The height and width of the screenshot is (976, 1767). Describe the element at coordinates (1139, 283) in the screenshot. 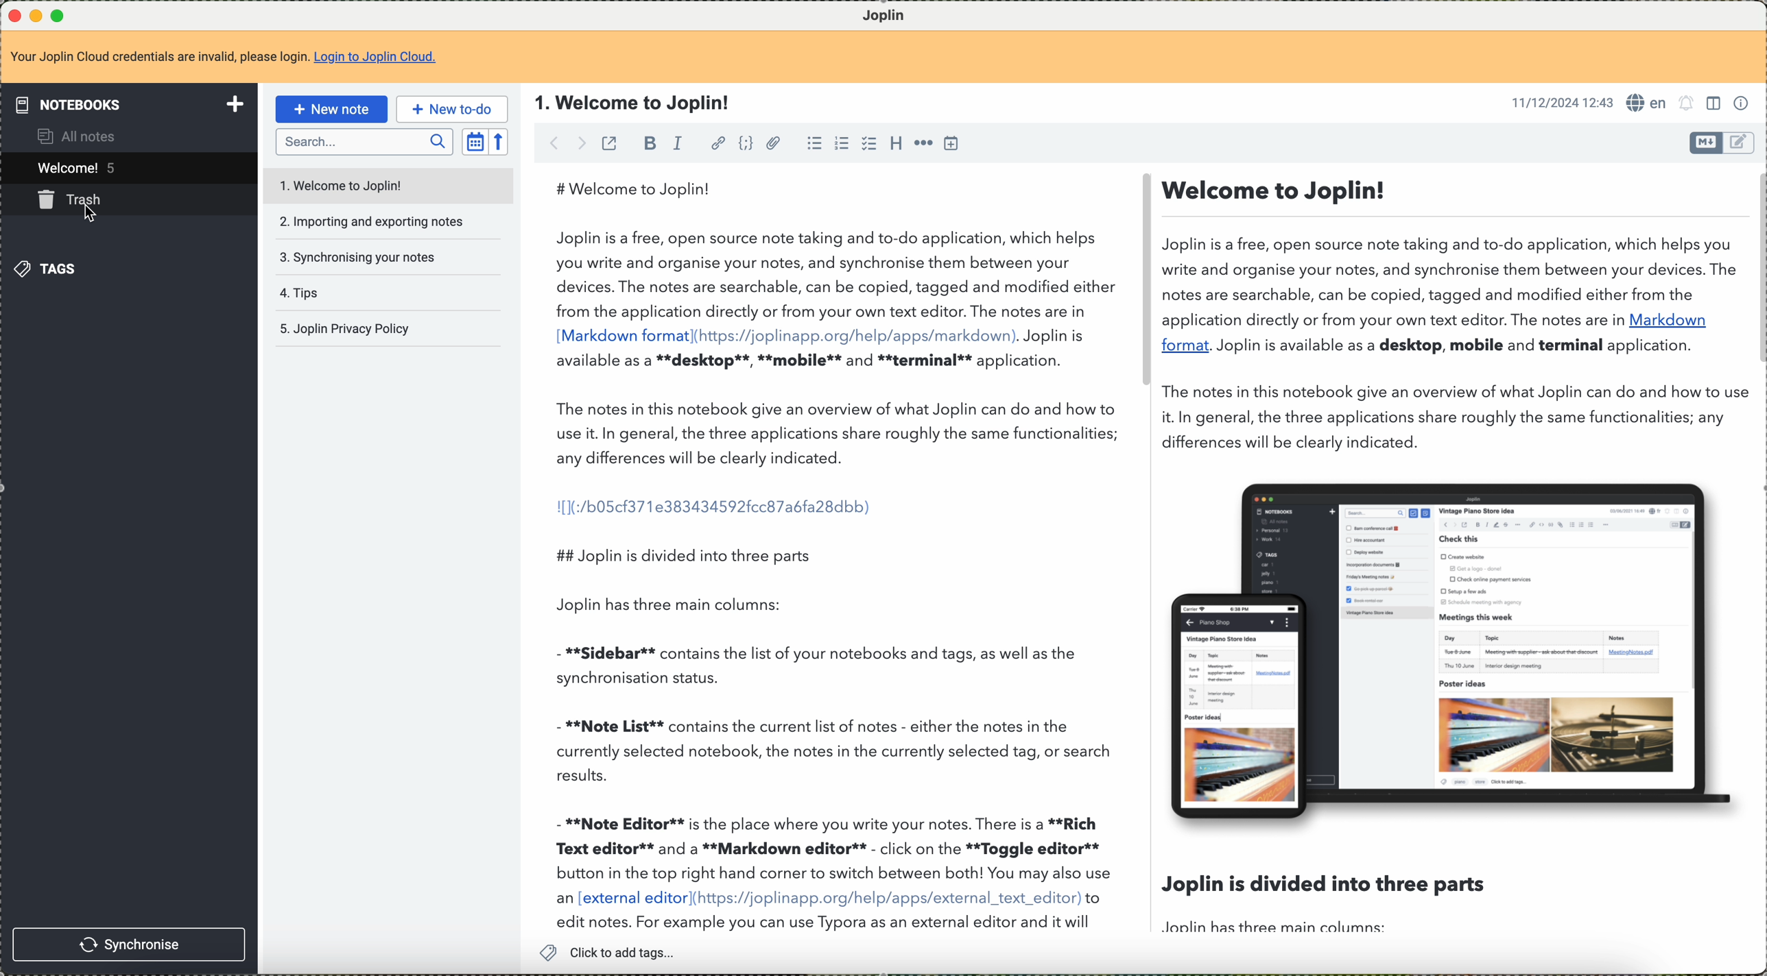

I see `scroll bar` at that location.